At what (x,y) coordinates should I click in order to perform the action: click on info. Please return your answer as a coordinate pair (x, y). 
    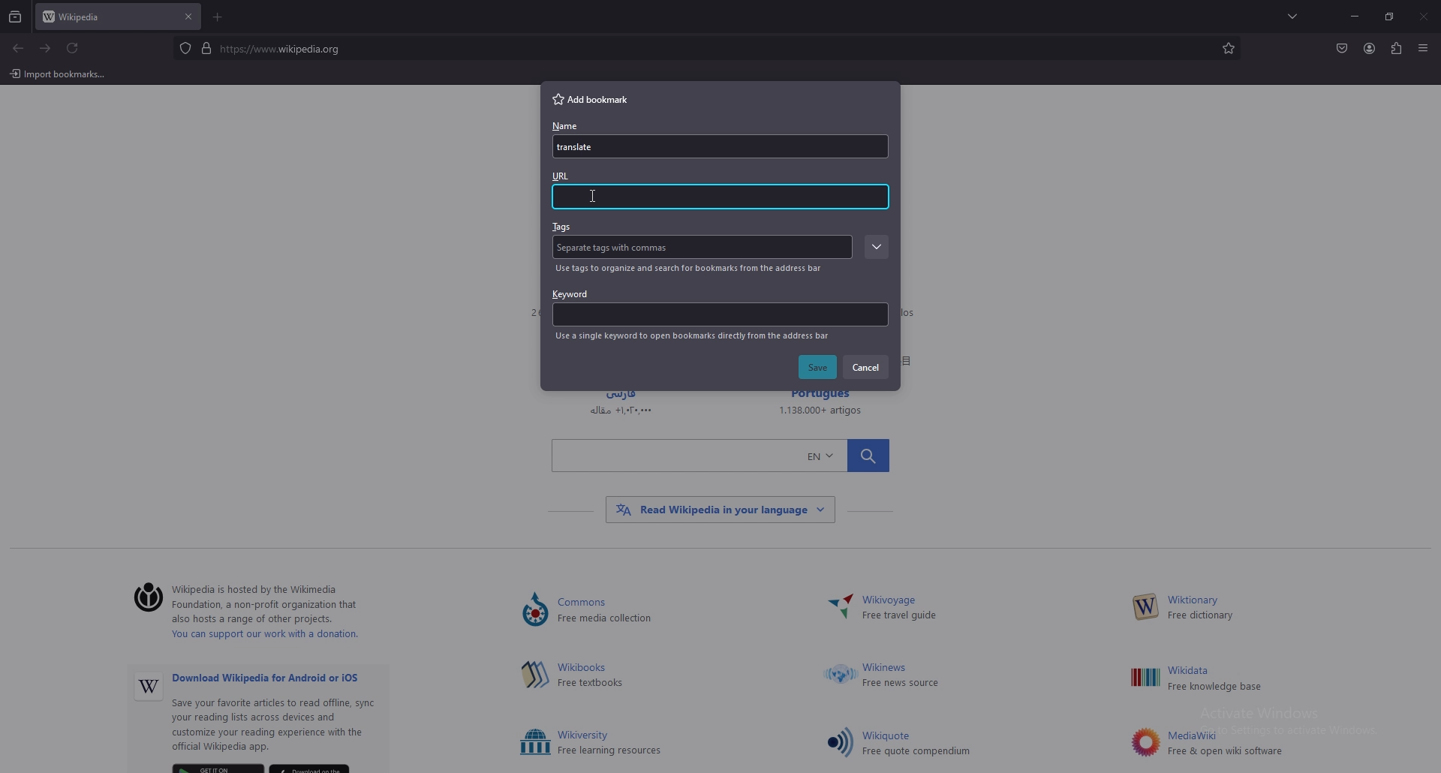
    Looking at the image, I should click on (693, 336).